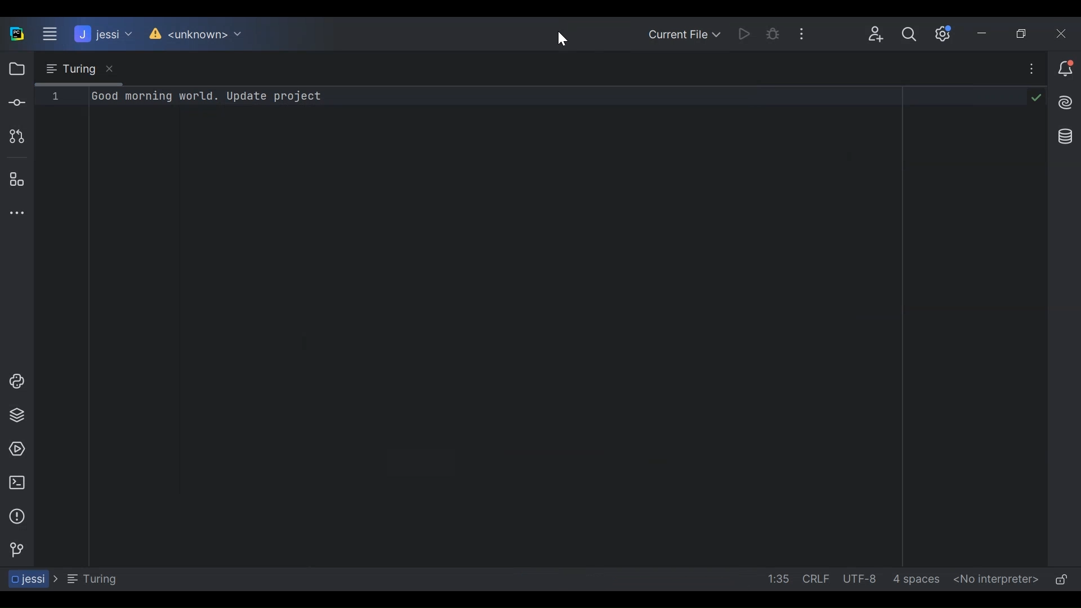  Describe the element at coordinates (55, 96) in the screenshot. I see `line 1` at that location.